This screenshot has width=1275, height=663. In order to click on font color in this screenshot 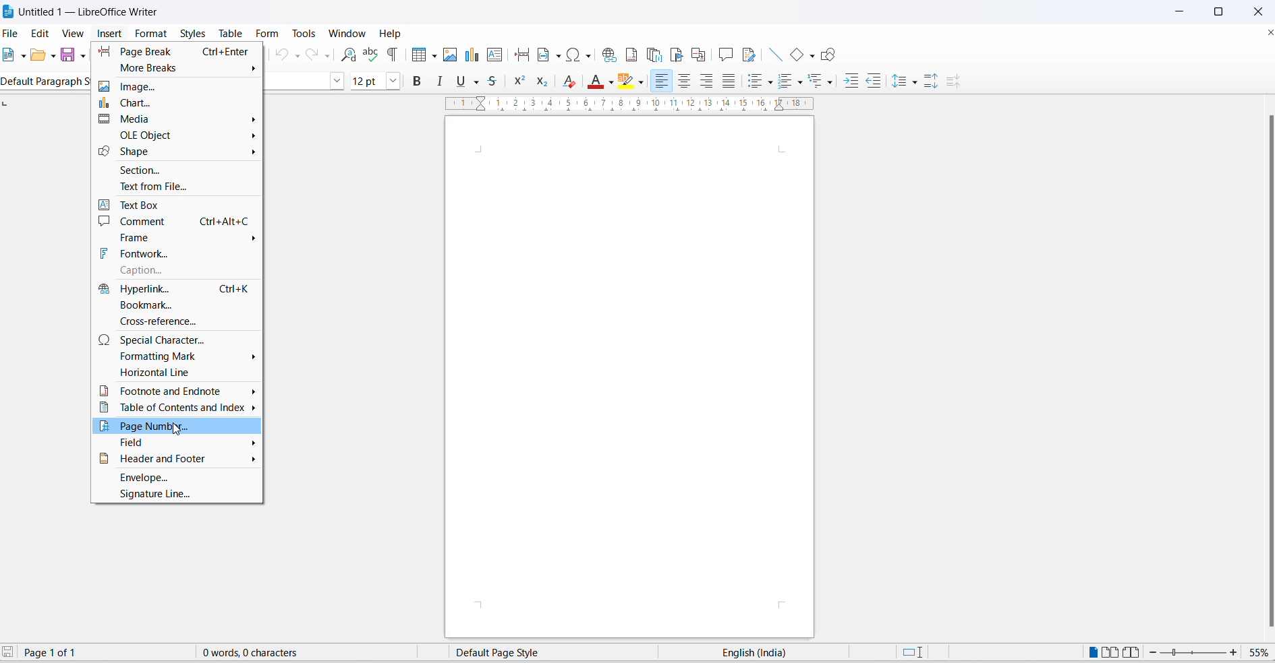, I will do `click(596, 82)`.